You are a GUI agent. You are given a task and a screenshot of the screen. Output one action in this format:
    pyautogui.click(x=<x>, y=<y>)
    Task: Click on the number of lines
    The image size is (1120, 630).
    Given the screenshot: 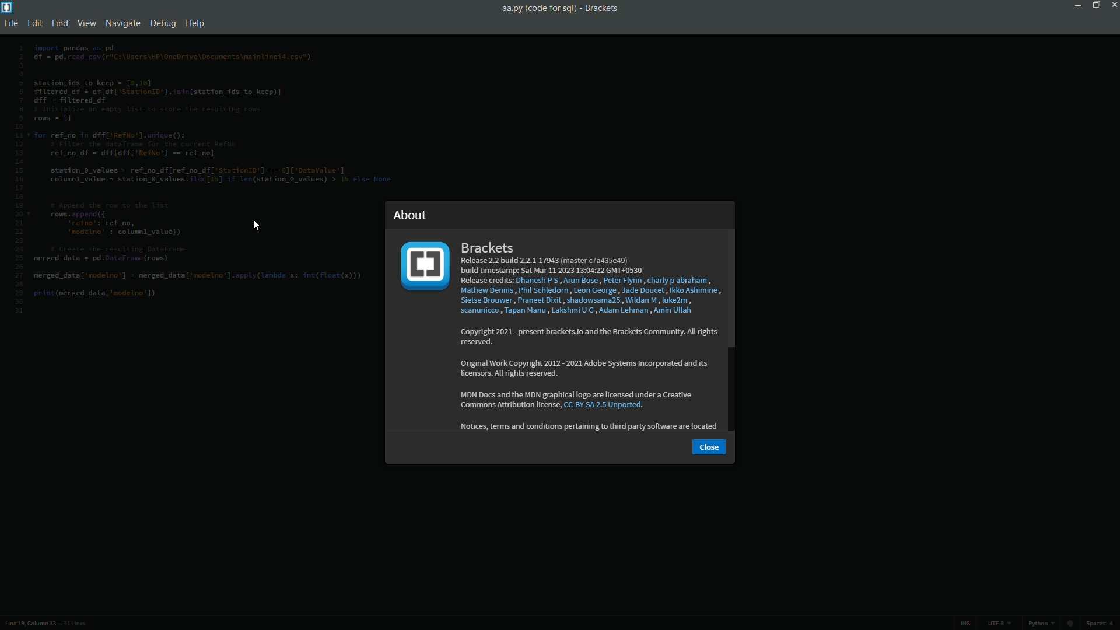 What is the action you would take?
    pyautogui.click(x=76, y=624)
    